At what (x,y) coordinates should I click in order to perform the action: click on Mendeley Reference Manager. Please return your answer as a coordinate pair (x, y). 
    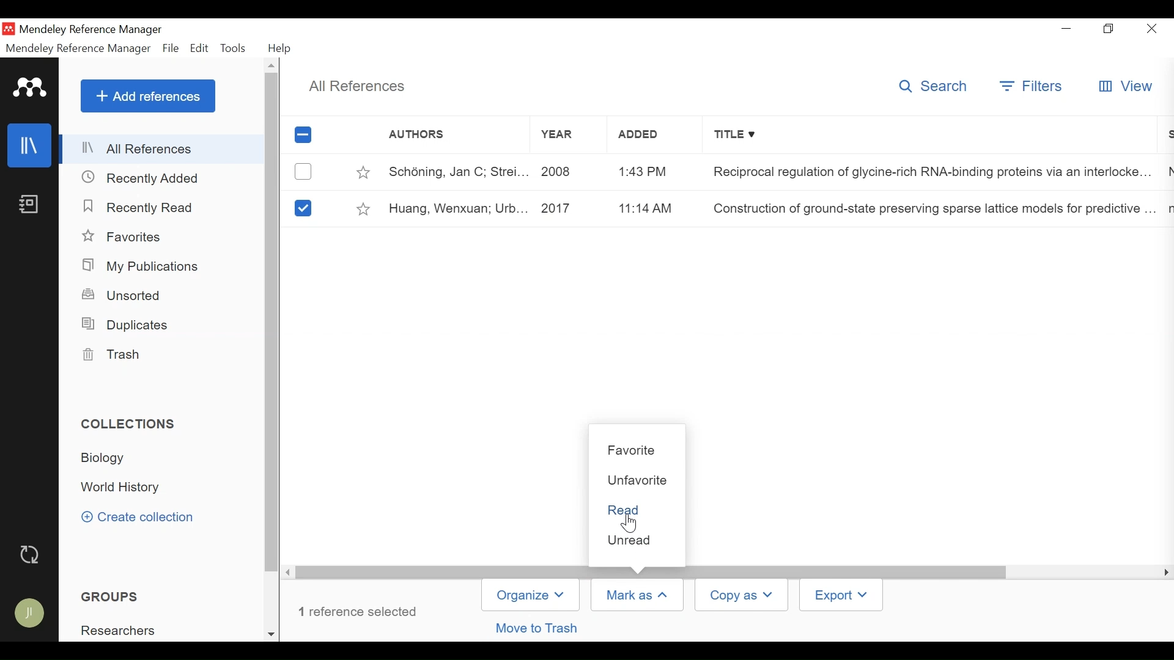
    Looking at the image, I should click on (92, 30).